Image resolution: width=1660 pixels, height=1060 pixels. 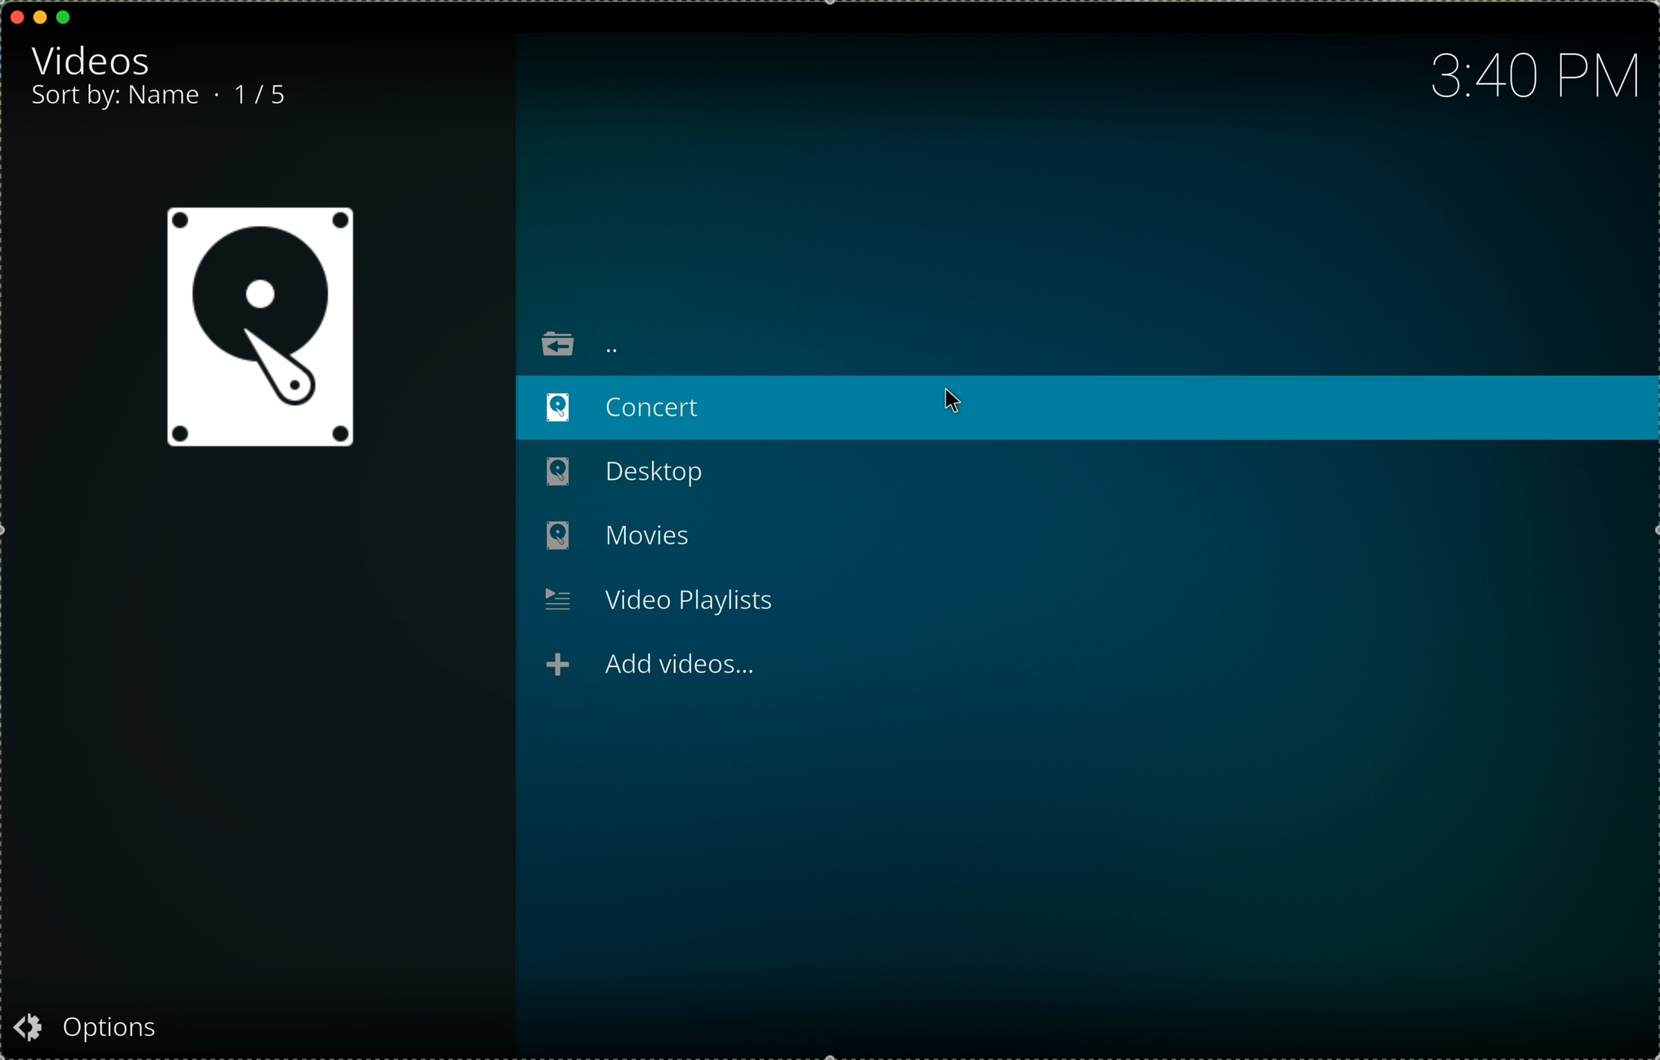 What do you see at coordinates (92, 1026) in the screenshot?
I see `Options` at bounding box center [92, 1026].